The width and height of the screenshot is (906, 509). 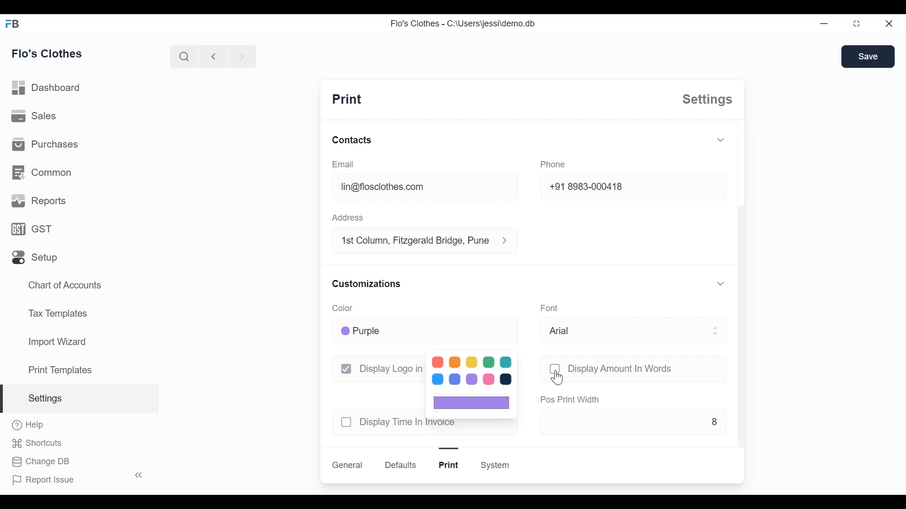 I want to click on save, so click(x=868, y=57).